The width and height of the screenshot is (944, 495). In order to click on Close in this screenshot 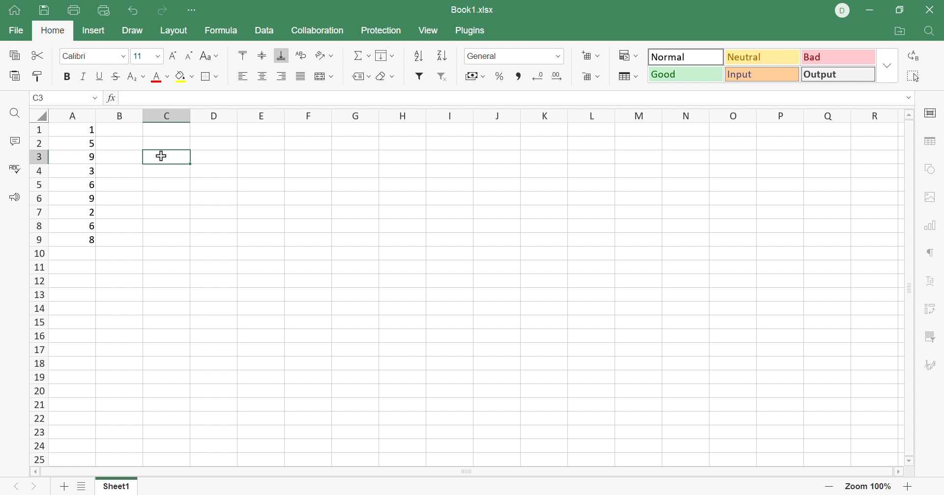, I will do `click(932, 9)`.